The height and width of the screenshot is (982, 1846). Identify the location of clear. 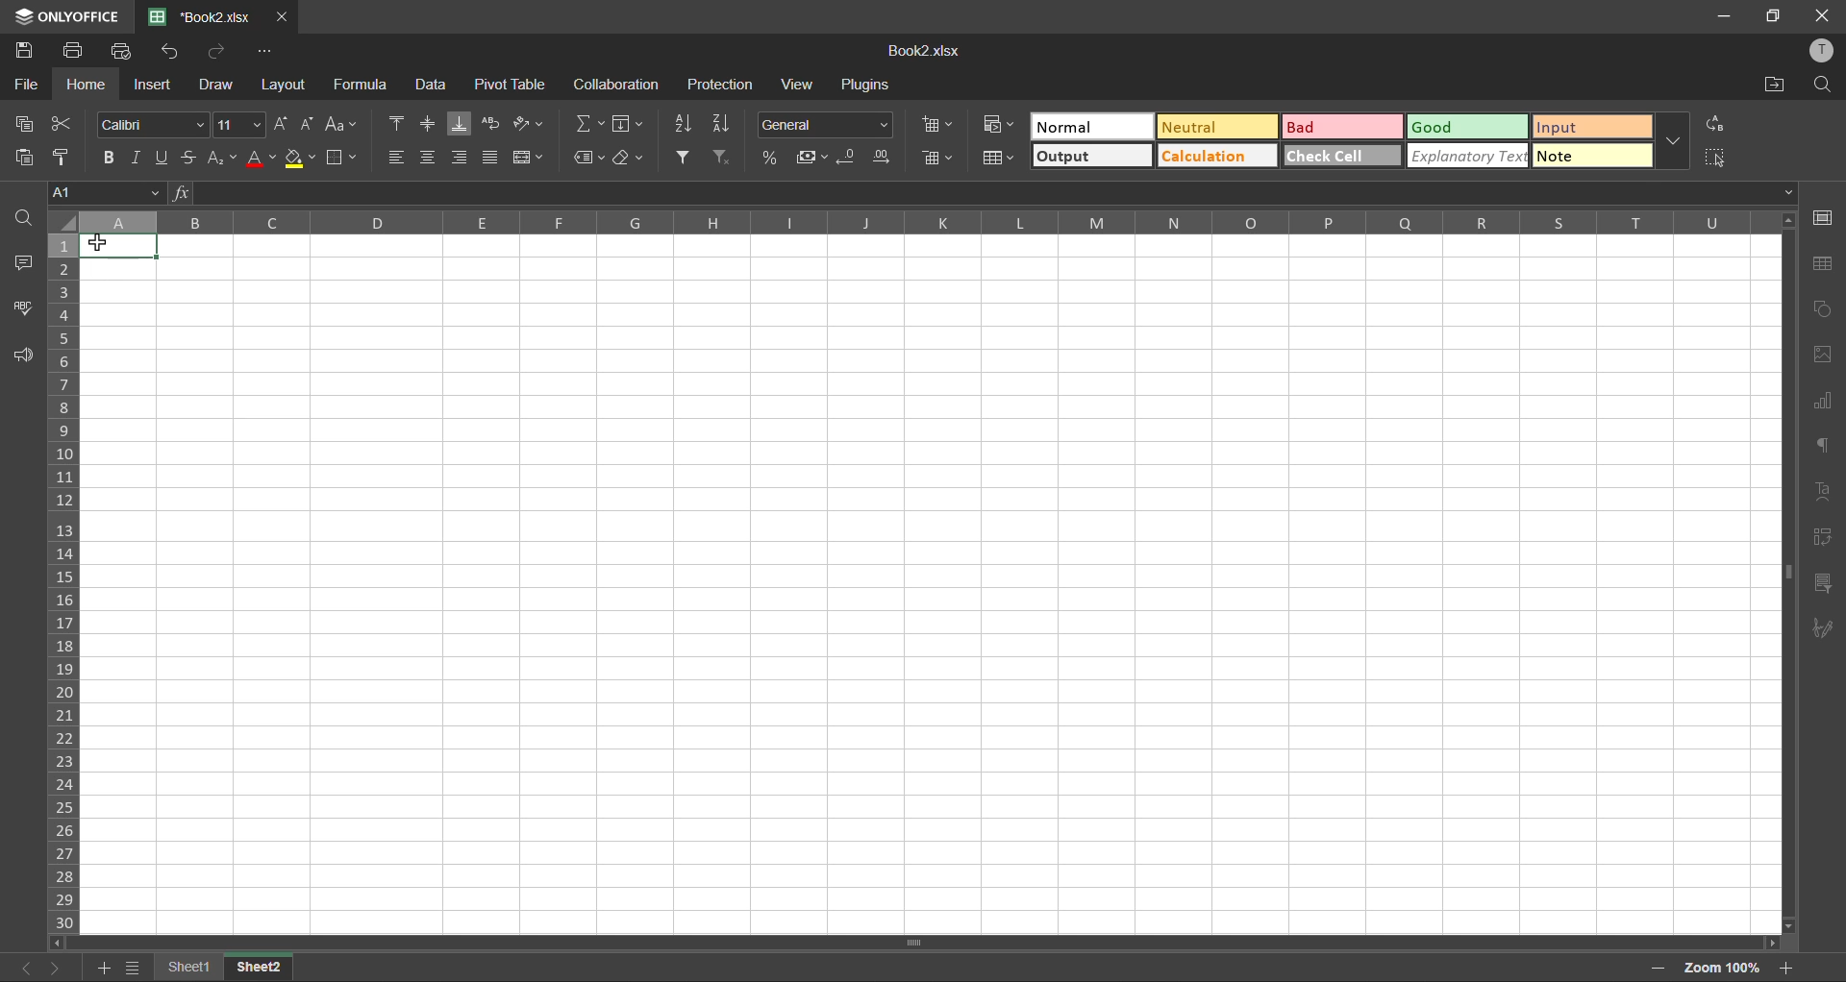
(633, 158).